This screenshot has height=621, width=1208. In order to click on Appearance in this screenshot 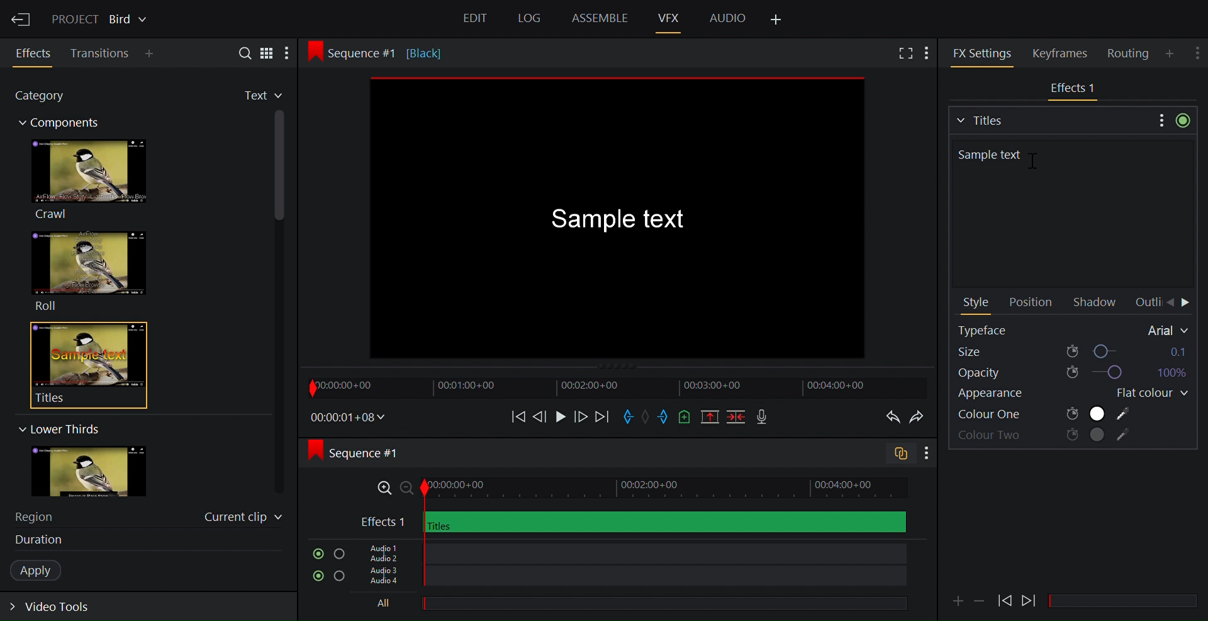, I will do `click(1005, 395)`.